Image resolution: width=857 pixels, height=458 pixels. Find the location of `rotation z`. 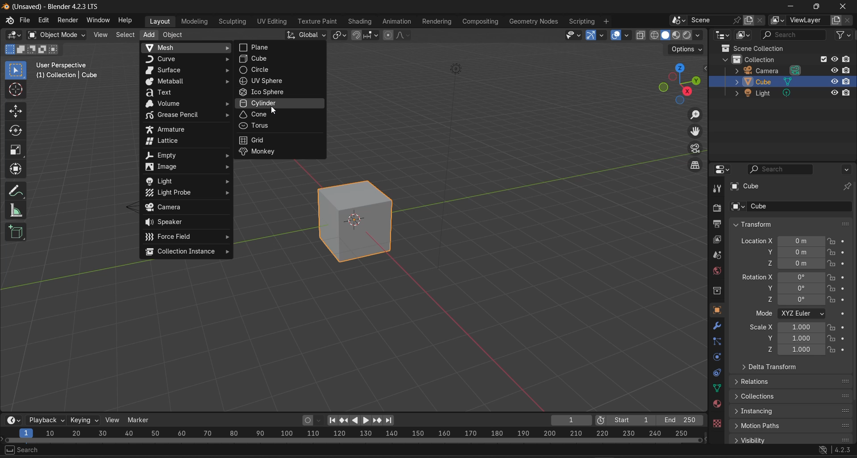

rotation z is located at coordinates (796, 299).